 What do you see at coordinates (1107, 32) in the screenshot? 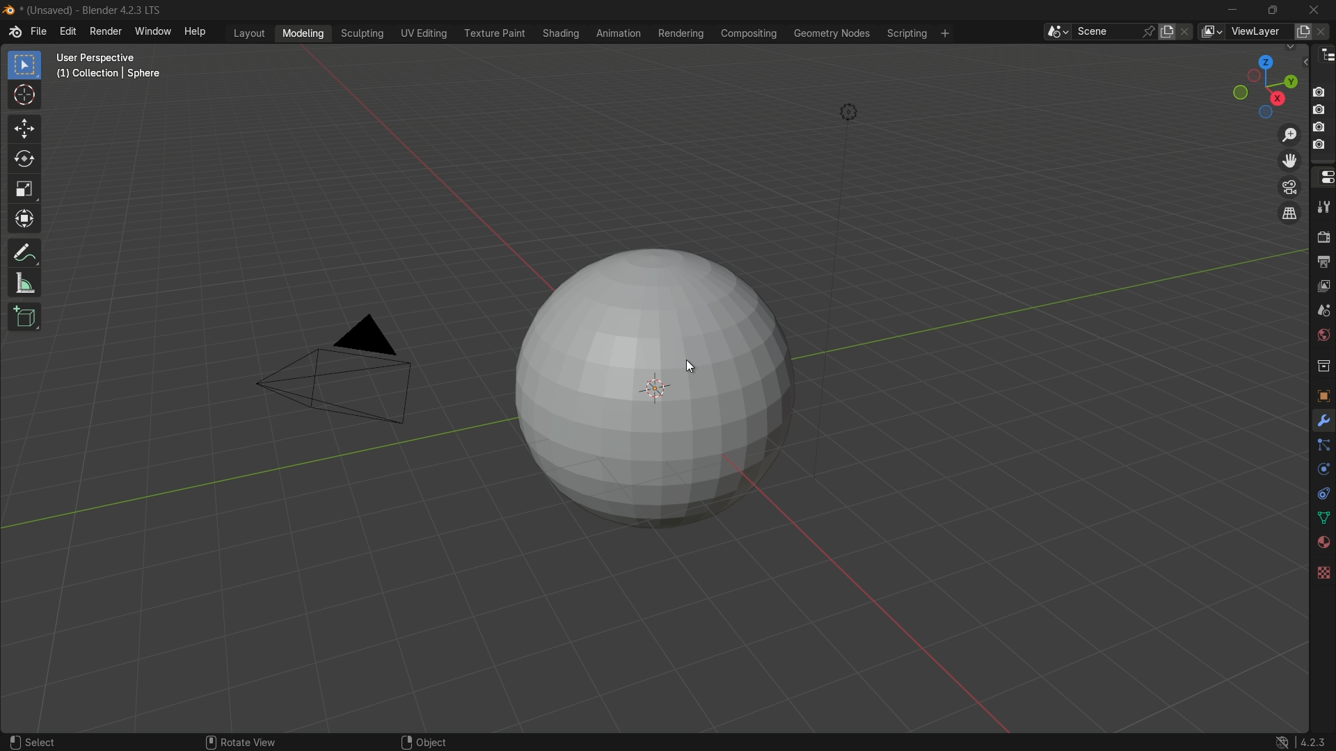
I see `scene name` at bounding box center [1107, 32].